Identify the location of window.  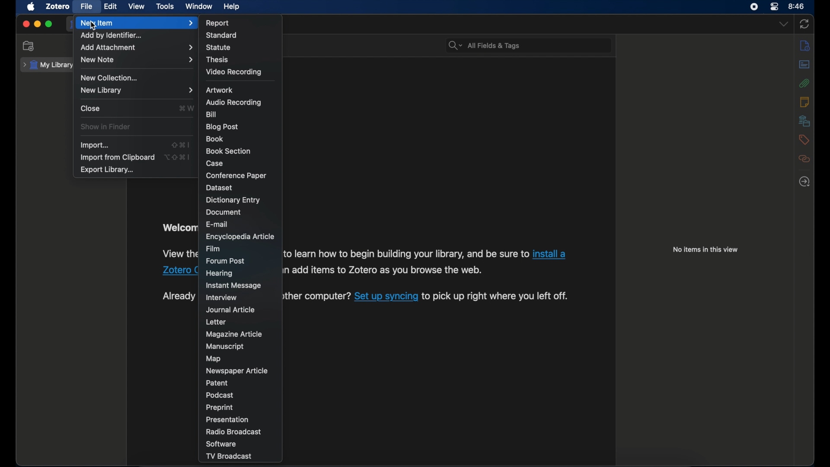
(199, 6).